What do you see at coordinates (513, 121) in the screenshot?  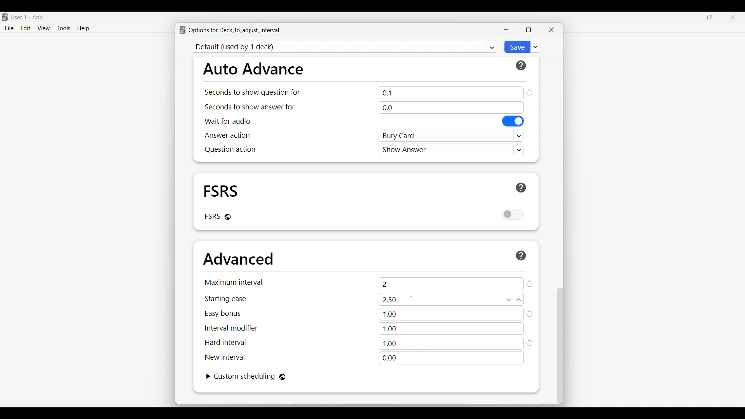 I see `Toggle to wait for audio` at bounding box center [513, 121].